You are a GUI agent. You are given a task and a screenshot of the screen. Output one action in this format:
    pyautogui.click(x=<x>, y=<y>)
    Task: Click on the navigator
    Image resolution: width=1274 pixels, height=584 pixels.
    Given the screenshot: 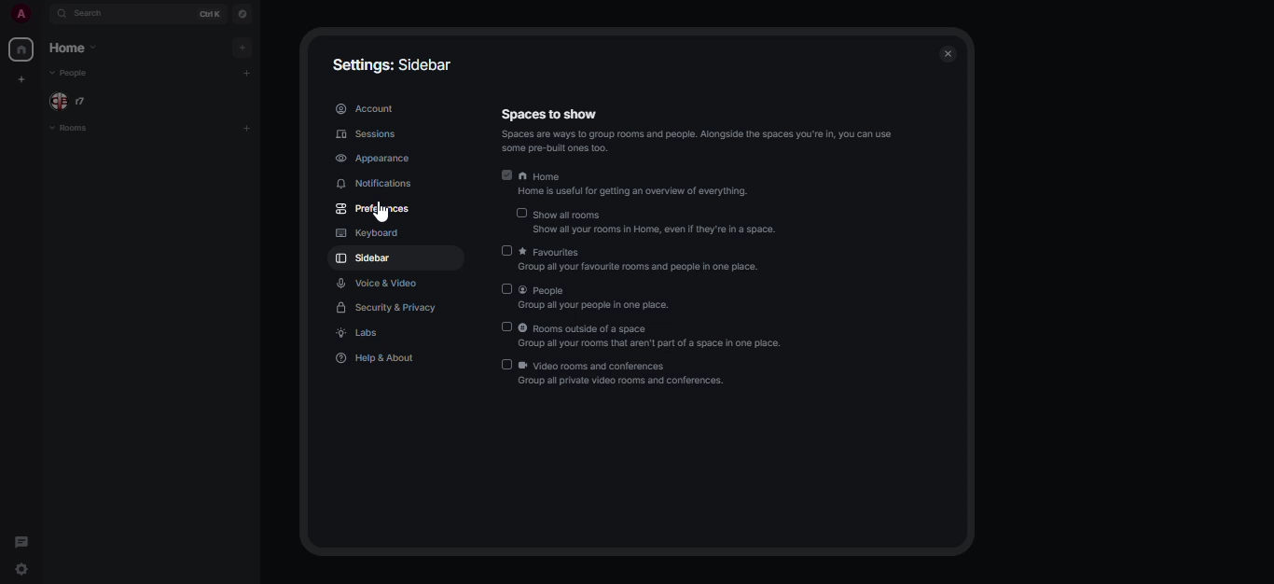 What is the action you would take?
    pyautogui.click(x=244, y=13)
    